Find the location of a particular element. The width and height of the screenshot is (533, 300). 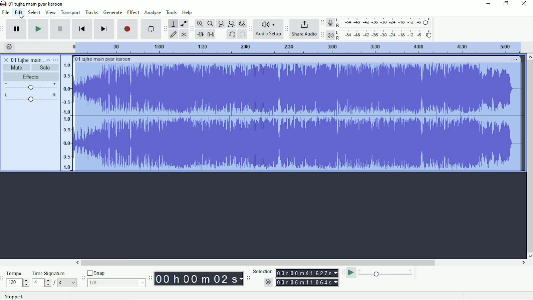

Audacity edit toolbar is located at coordinates (191, 29).